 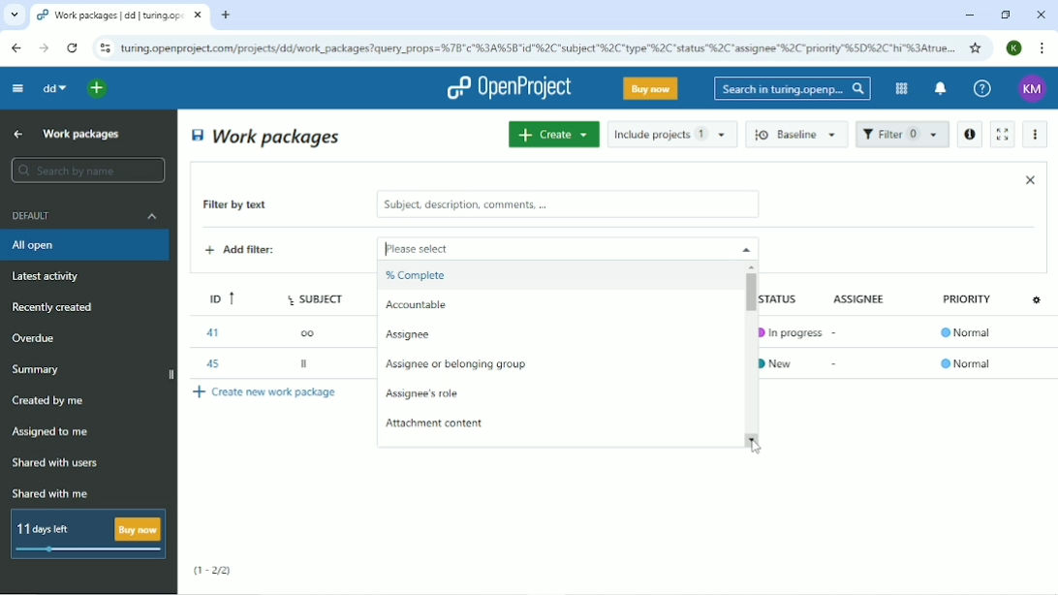 I want to click on Search, so click(x=793, y=88).